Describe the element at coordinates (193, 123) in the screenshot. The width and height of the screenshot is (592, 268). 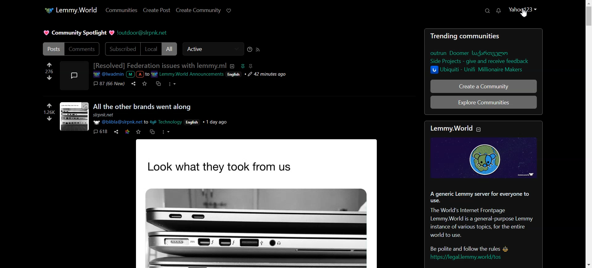
I see `` at that location.